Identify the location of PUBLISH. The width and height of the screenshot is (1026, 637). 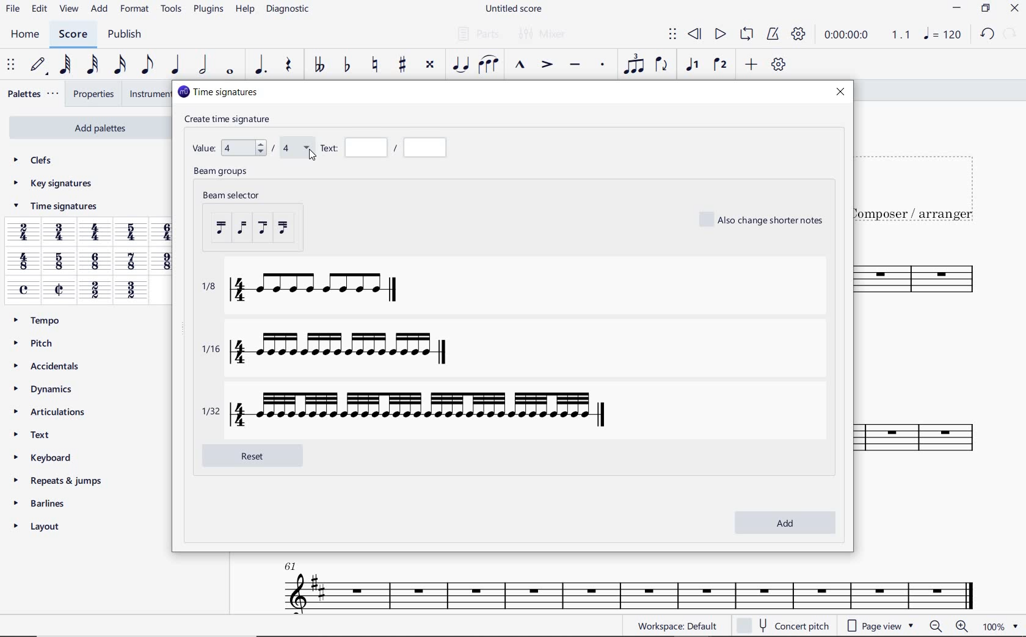
(127, 35).